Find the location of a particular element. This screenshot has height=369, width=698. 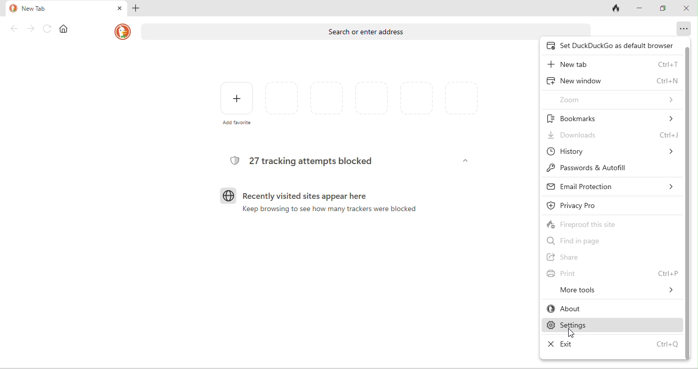

set duck duck go as default browser is located at coordinates (609, 45).